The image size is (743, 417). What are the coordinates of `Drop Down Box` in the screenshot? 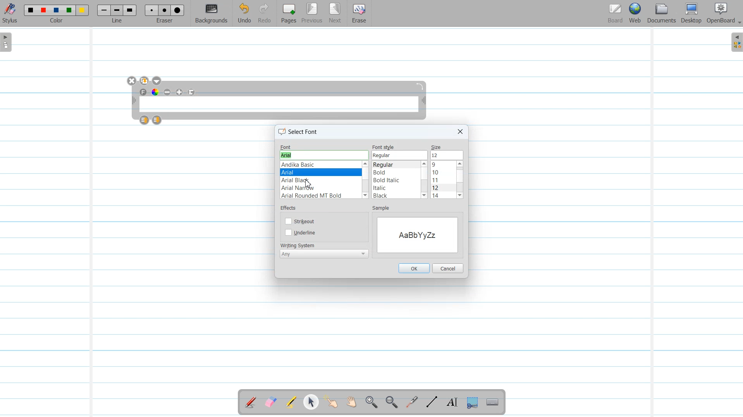 It's located at (738, 23).